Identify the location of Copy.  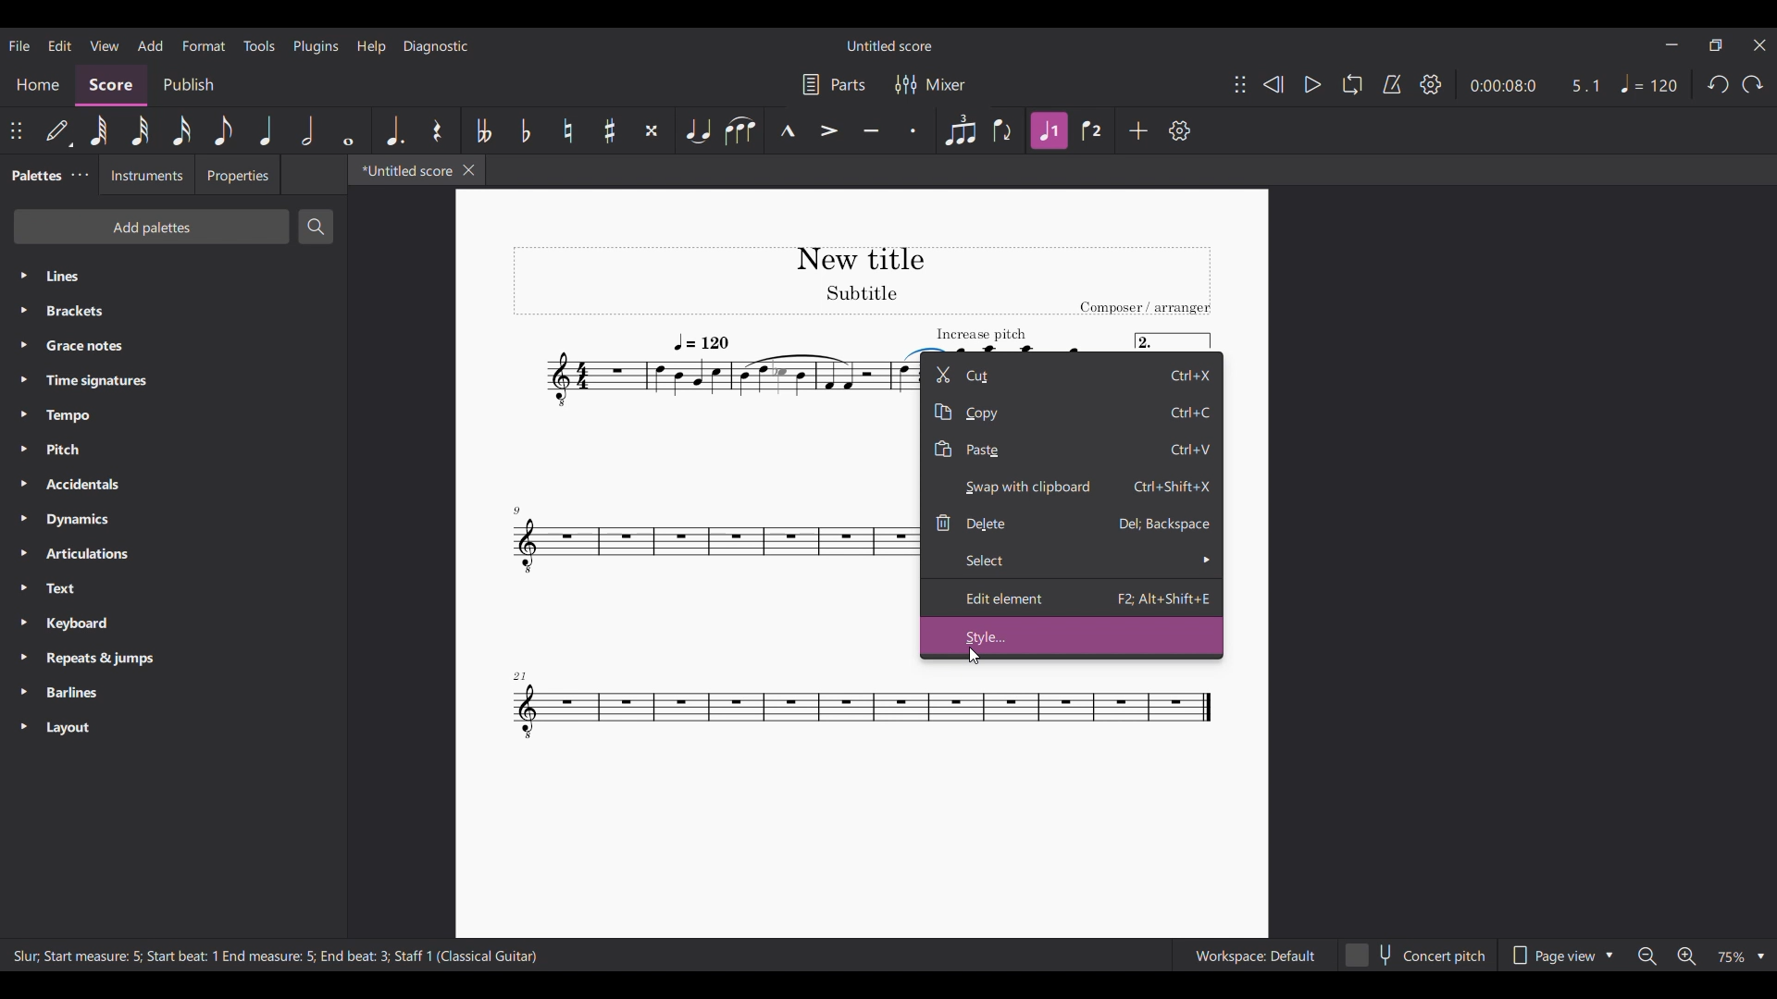
(1072, 412).